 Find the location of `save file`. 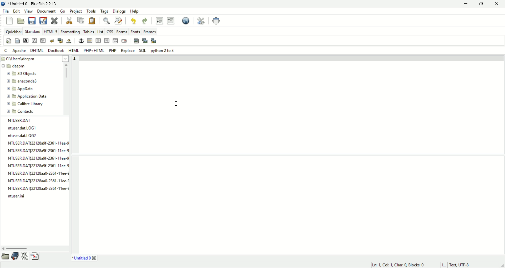

save file is located at coordinates (32, 21).